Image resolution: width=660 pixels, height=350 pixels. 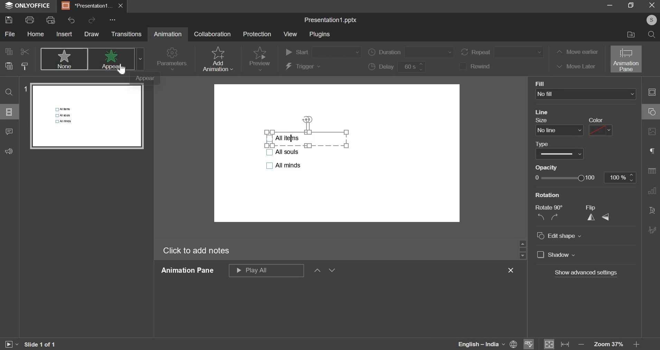 I want to click on none, so click(x=63, y=59).